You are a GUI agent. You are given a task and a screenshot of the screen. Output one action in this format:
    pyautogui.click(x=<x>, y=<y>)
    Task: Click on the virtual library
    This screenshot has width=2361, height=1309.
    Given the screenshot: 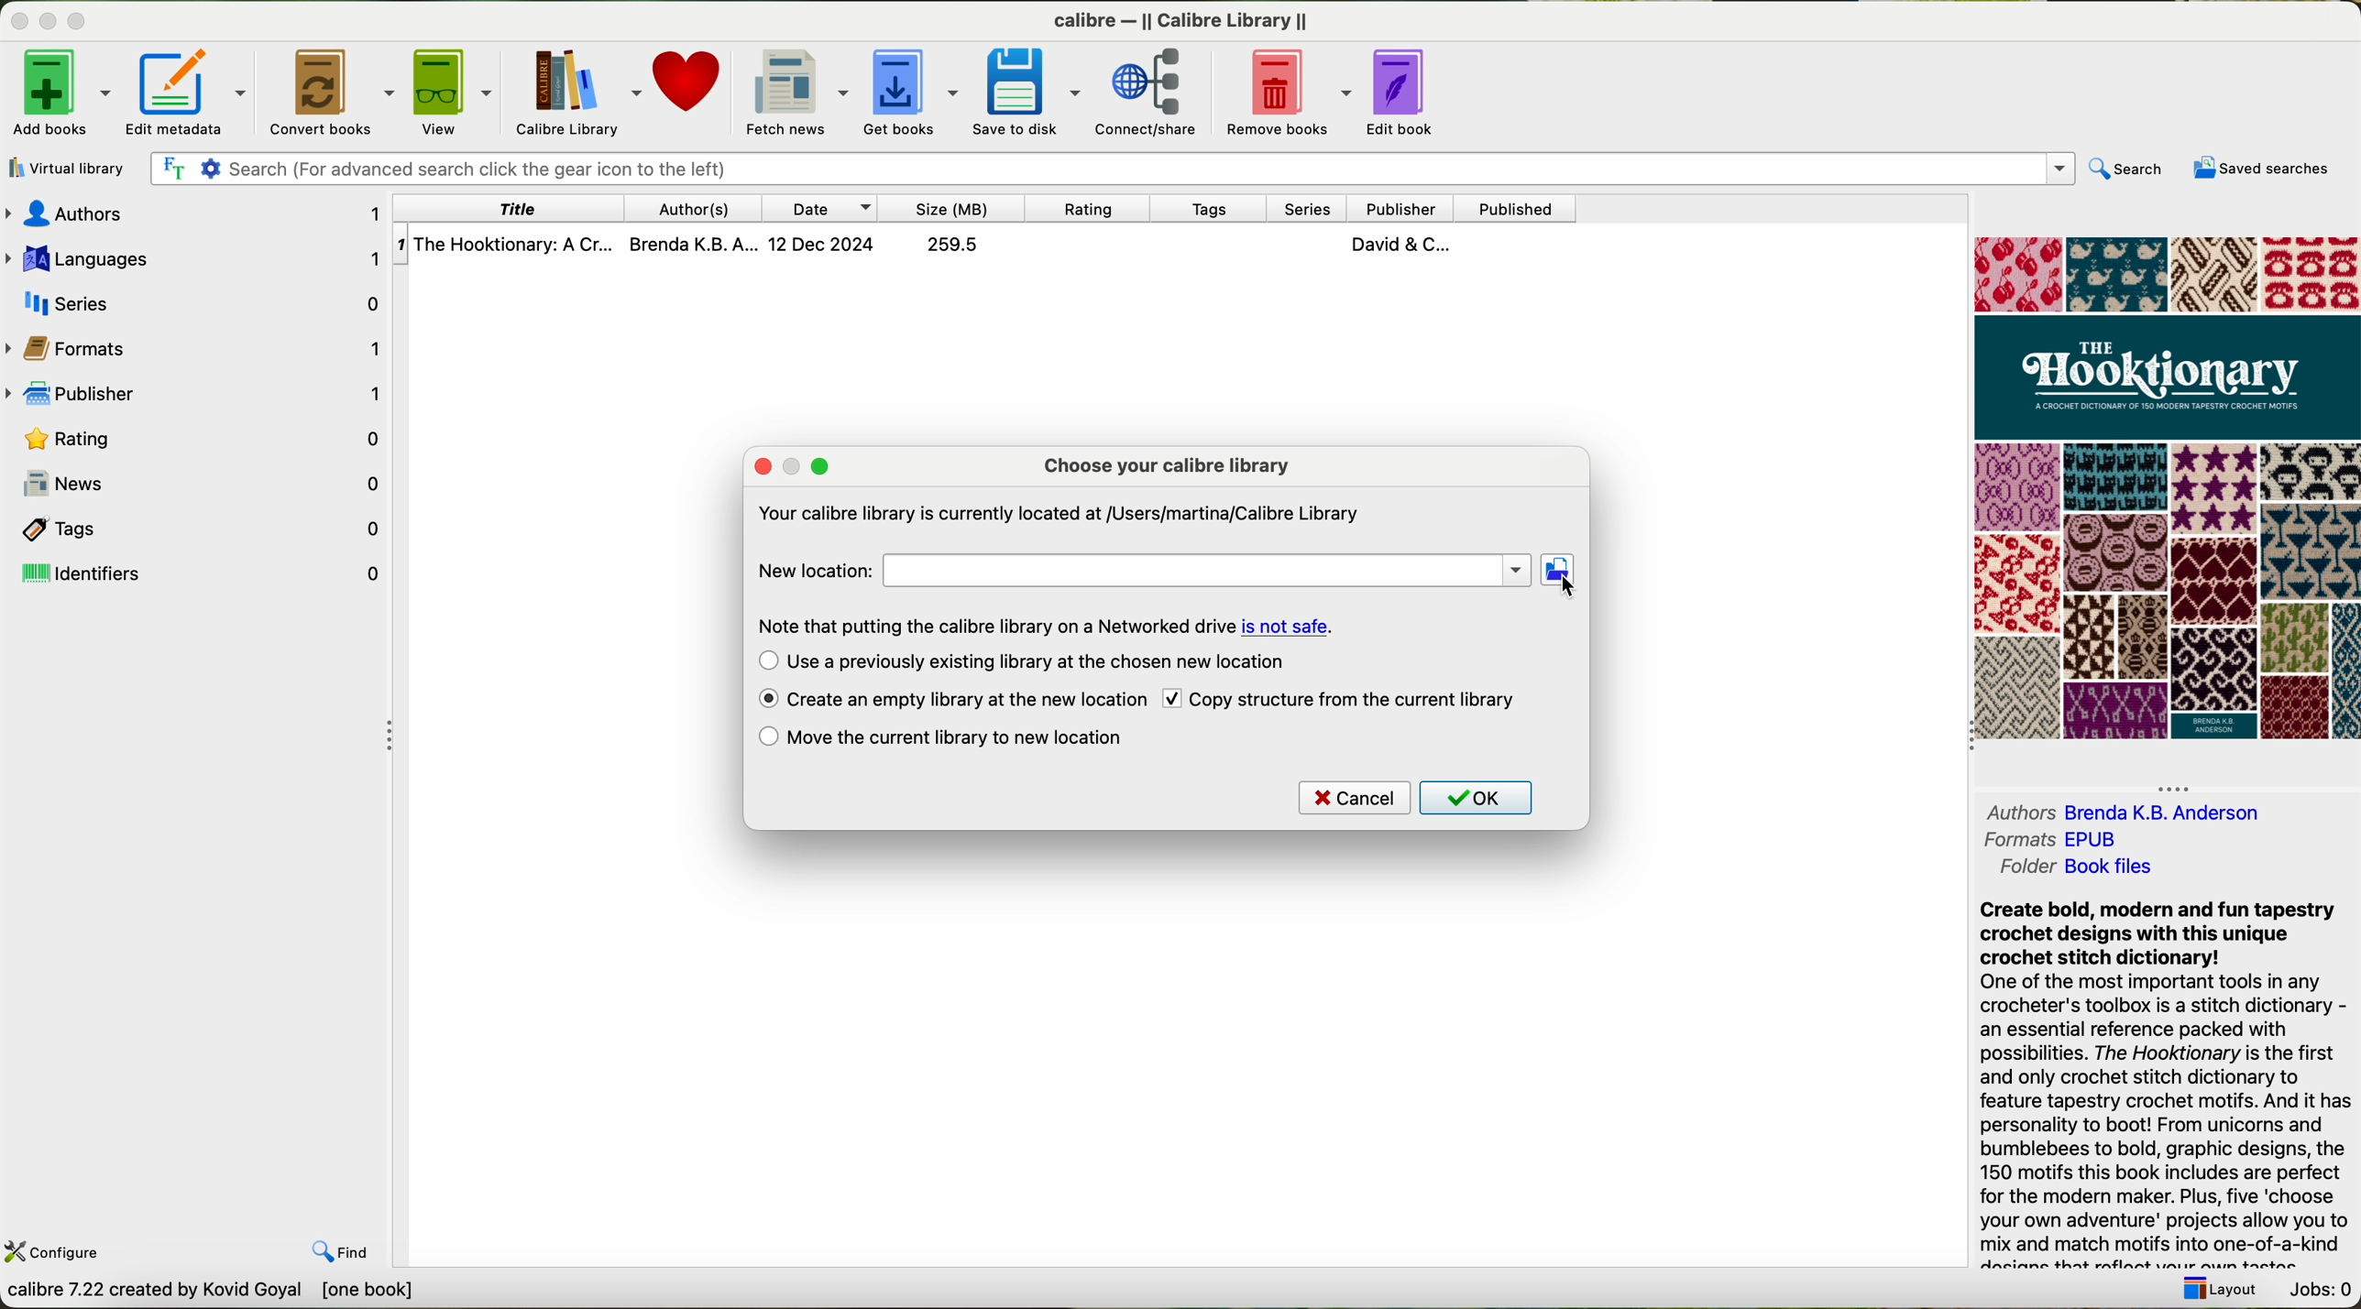 What is the action you would take?
    pyautogui.click(x=65, y=169)
    